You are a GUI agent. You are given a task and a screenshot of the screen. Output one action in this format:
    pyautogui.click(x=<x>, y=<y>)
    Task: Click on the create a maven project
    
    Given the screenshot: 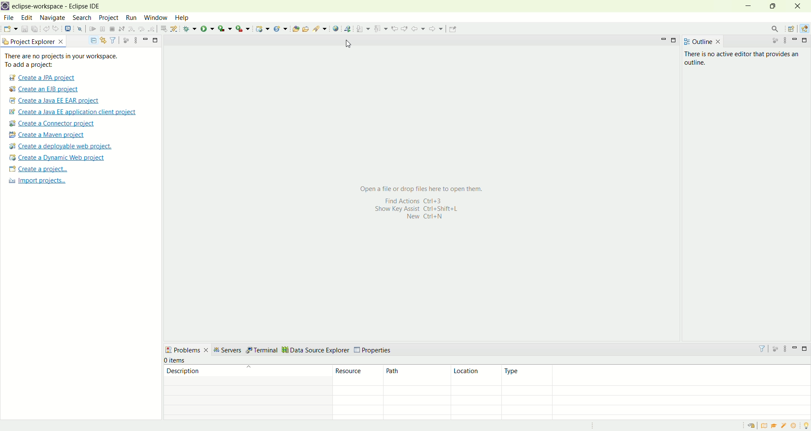 What is the action you would take?
    pyautogui.click(x=49, y=135)
    